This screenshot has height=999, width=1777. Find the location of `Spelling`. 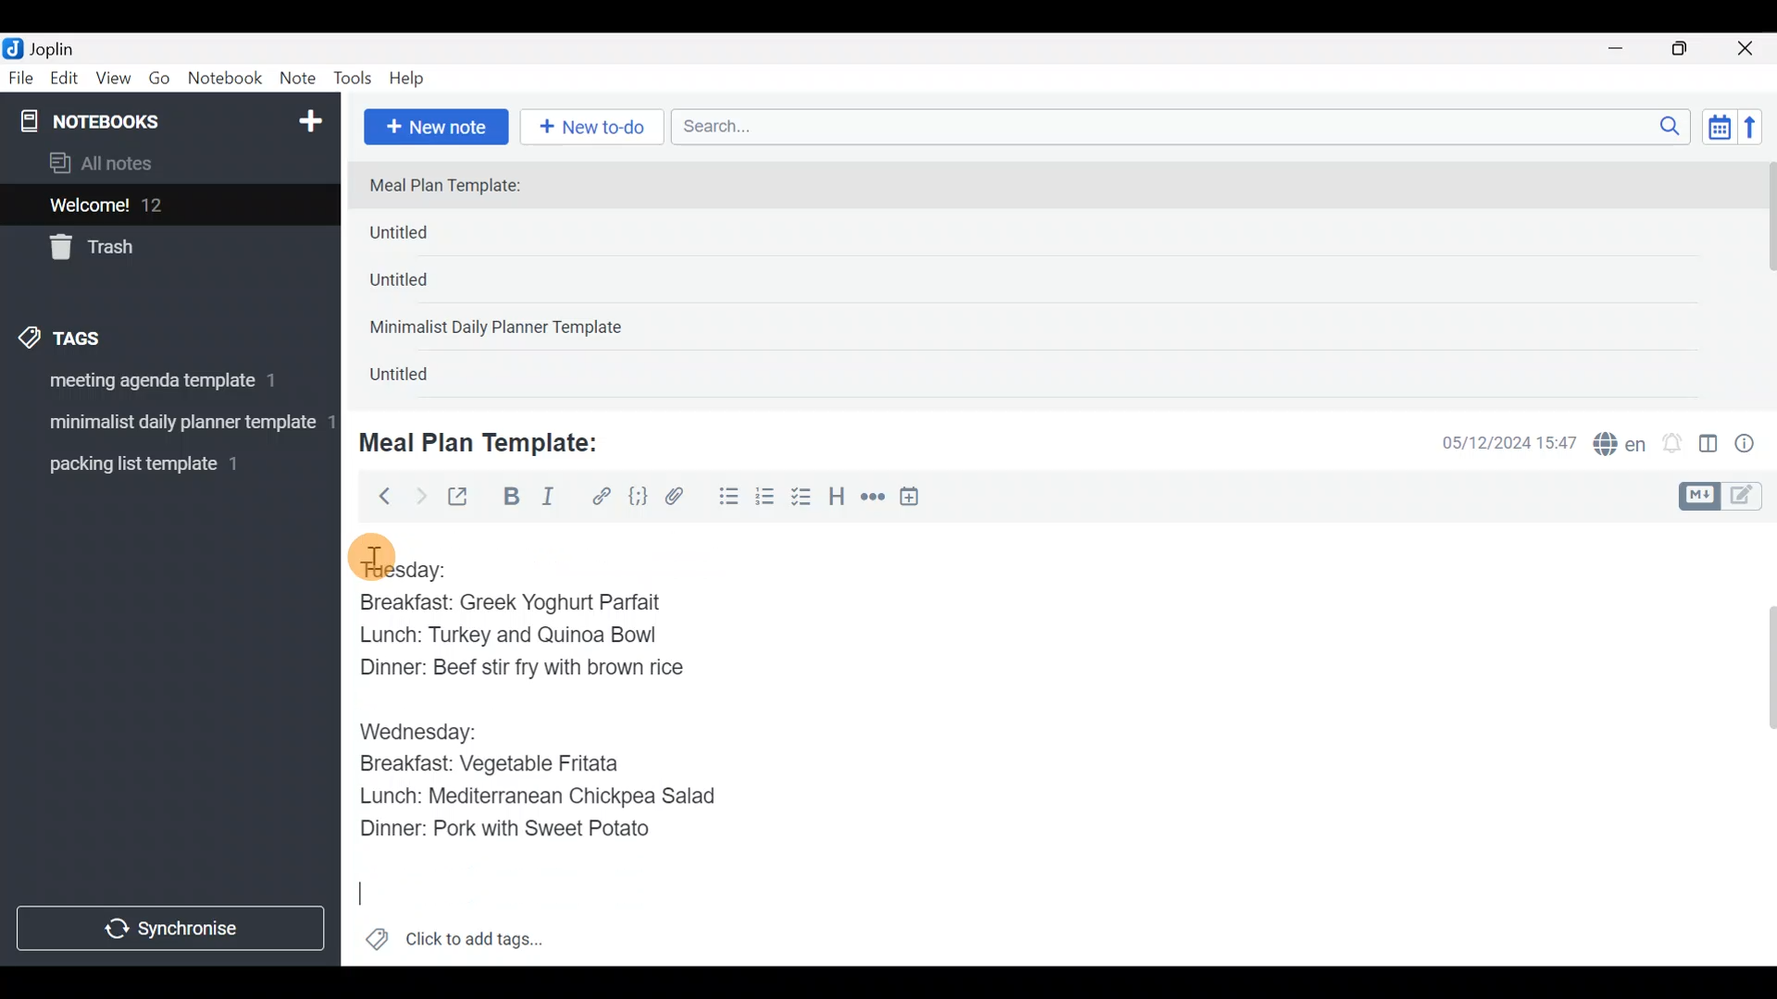

Spelling is located at coordinates (1621, 446).